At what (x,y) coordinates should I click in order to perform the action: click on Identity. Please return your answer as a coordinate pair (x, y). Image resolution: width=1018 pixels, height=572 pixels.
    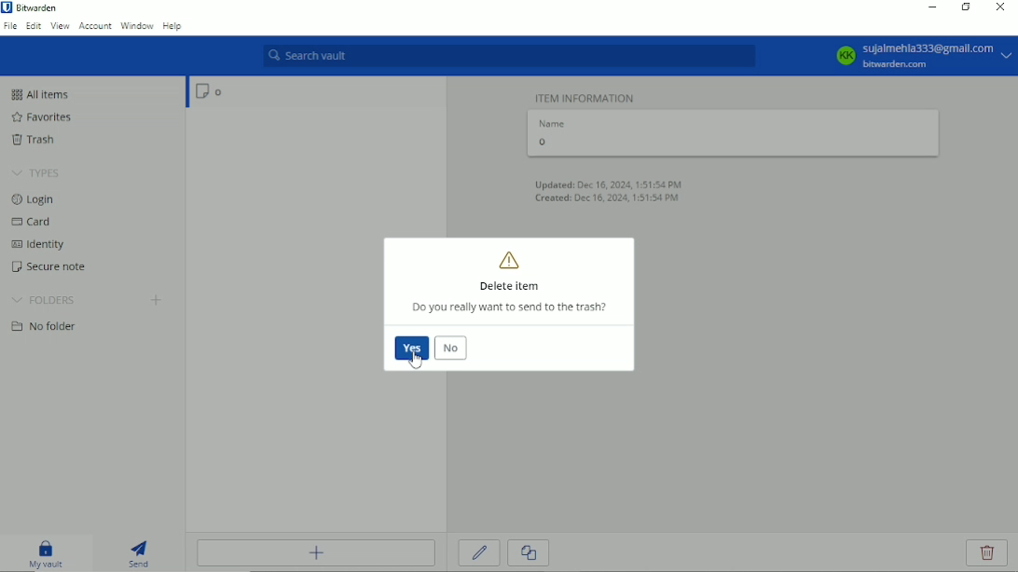
    Looking at the image, I should click on (39, 244).